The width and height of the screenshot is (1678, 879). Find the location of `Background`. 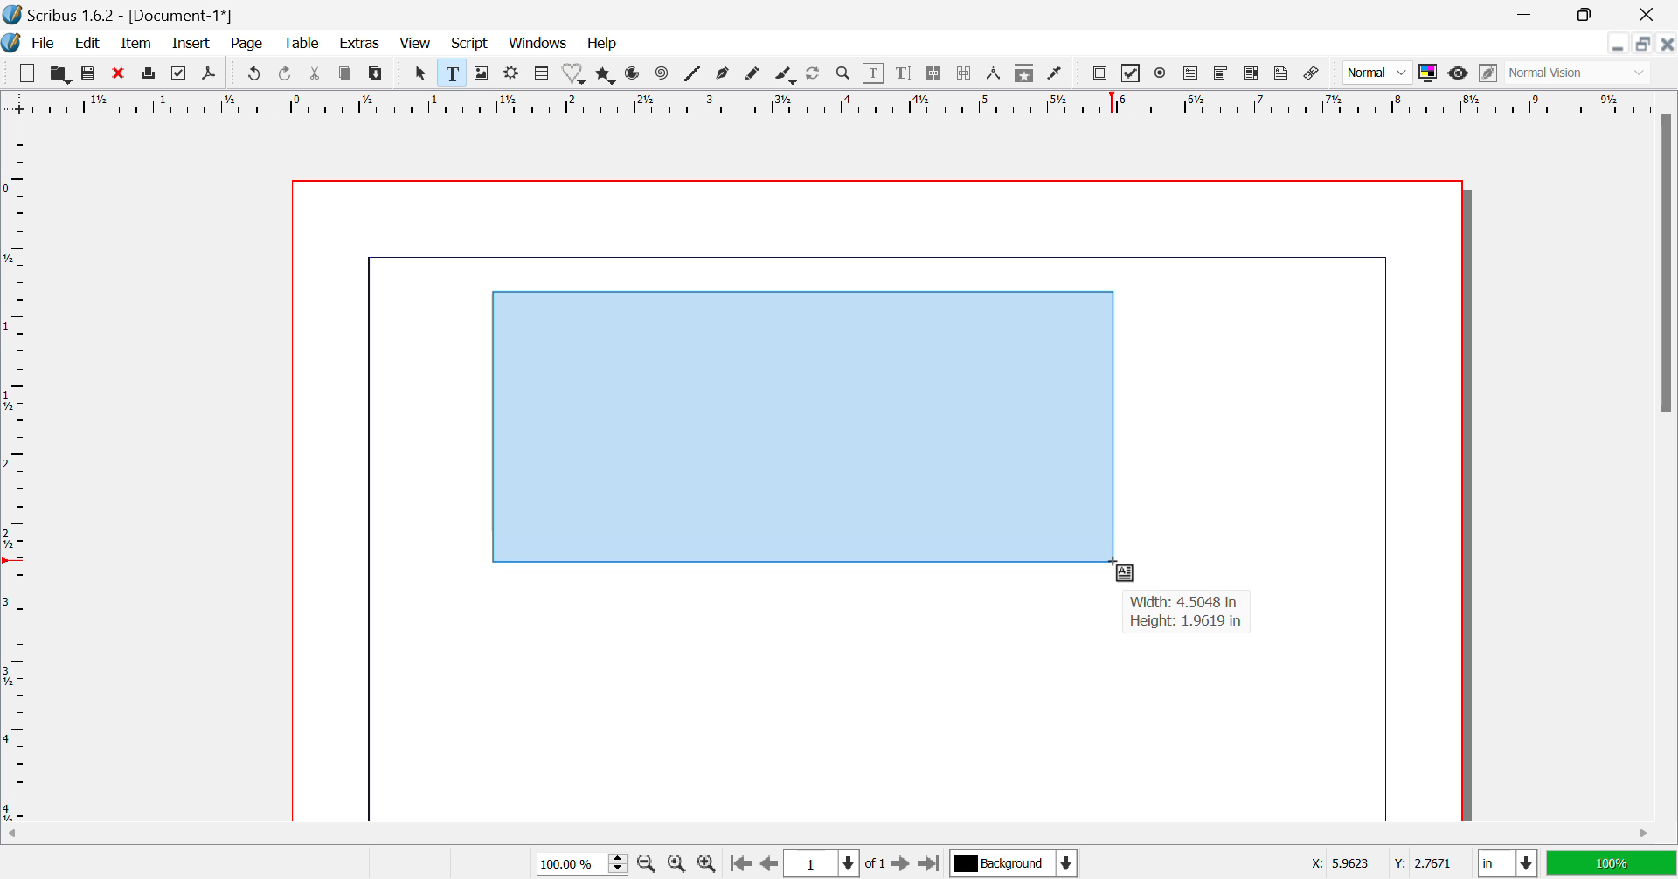

Background is located at coordinates (1012, 862).